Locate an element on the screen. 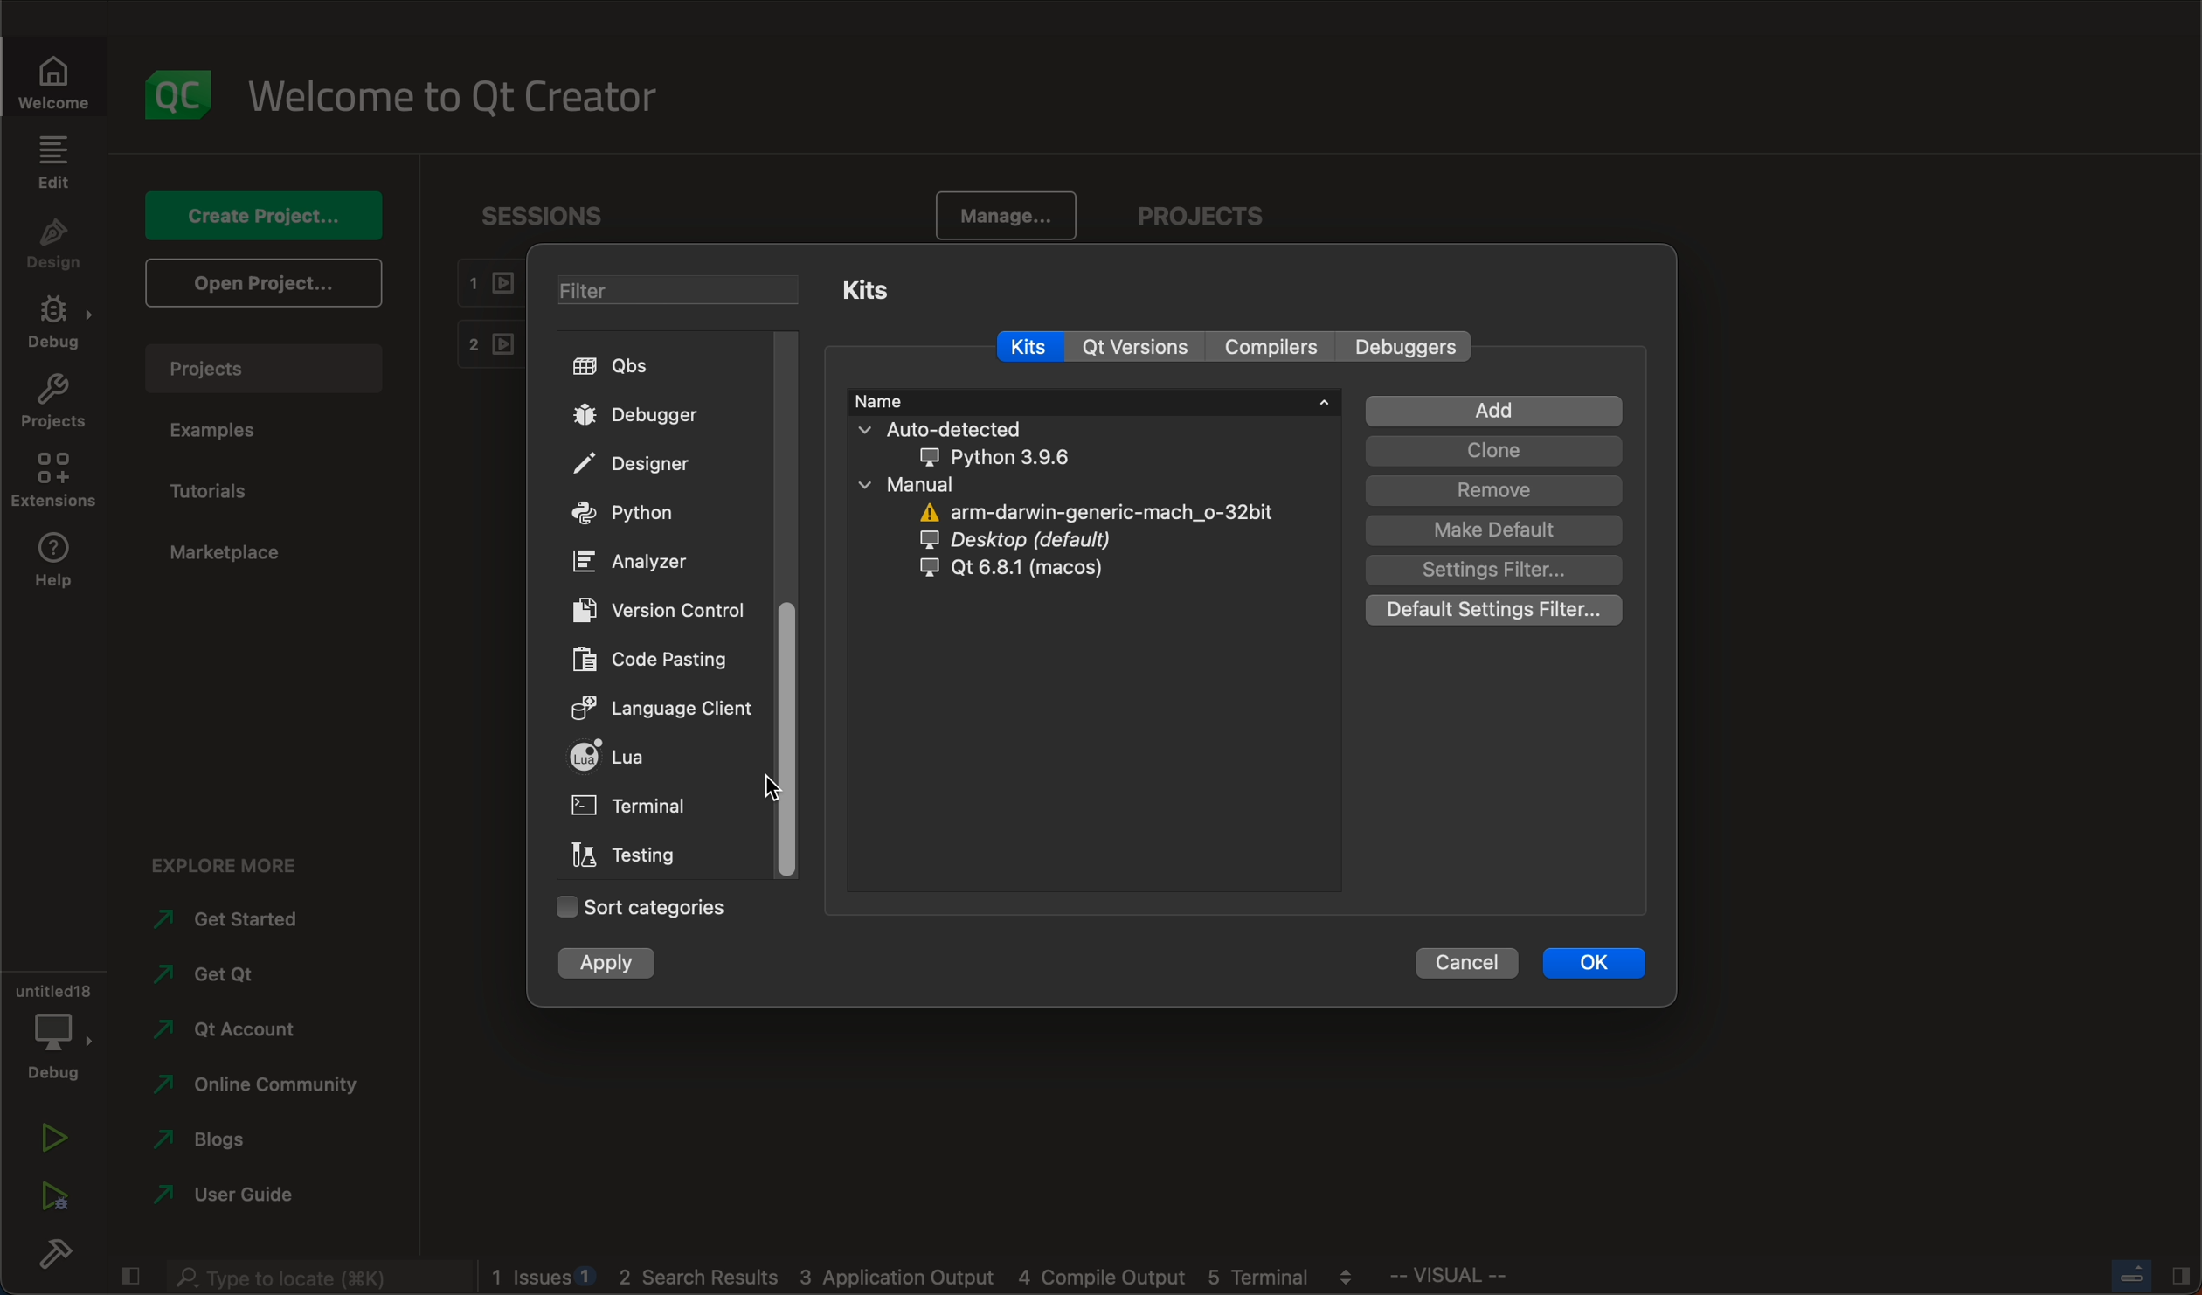  manual is located at coordinates (946, 486).